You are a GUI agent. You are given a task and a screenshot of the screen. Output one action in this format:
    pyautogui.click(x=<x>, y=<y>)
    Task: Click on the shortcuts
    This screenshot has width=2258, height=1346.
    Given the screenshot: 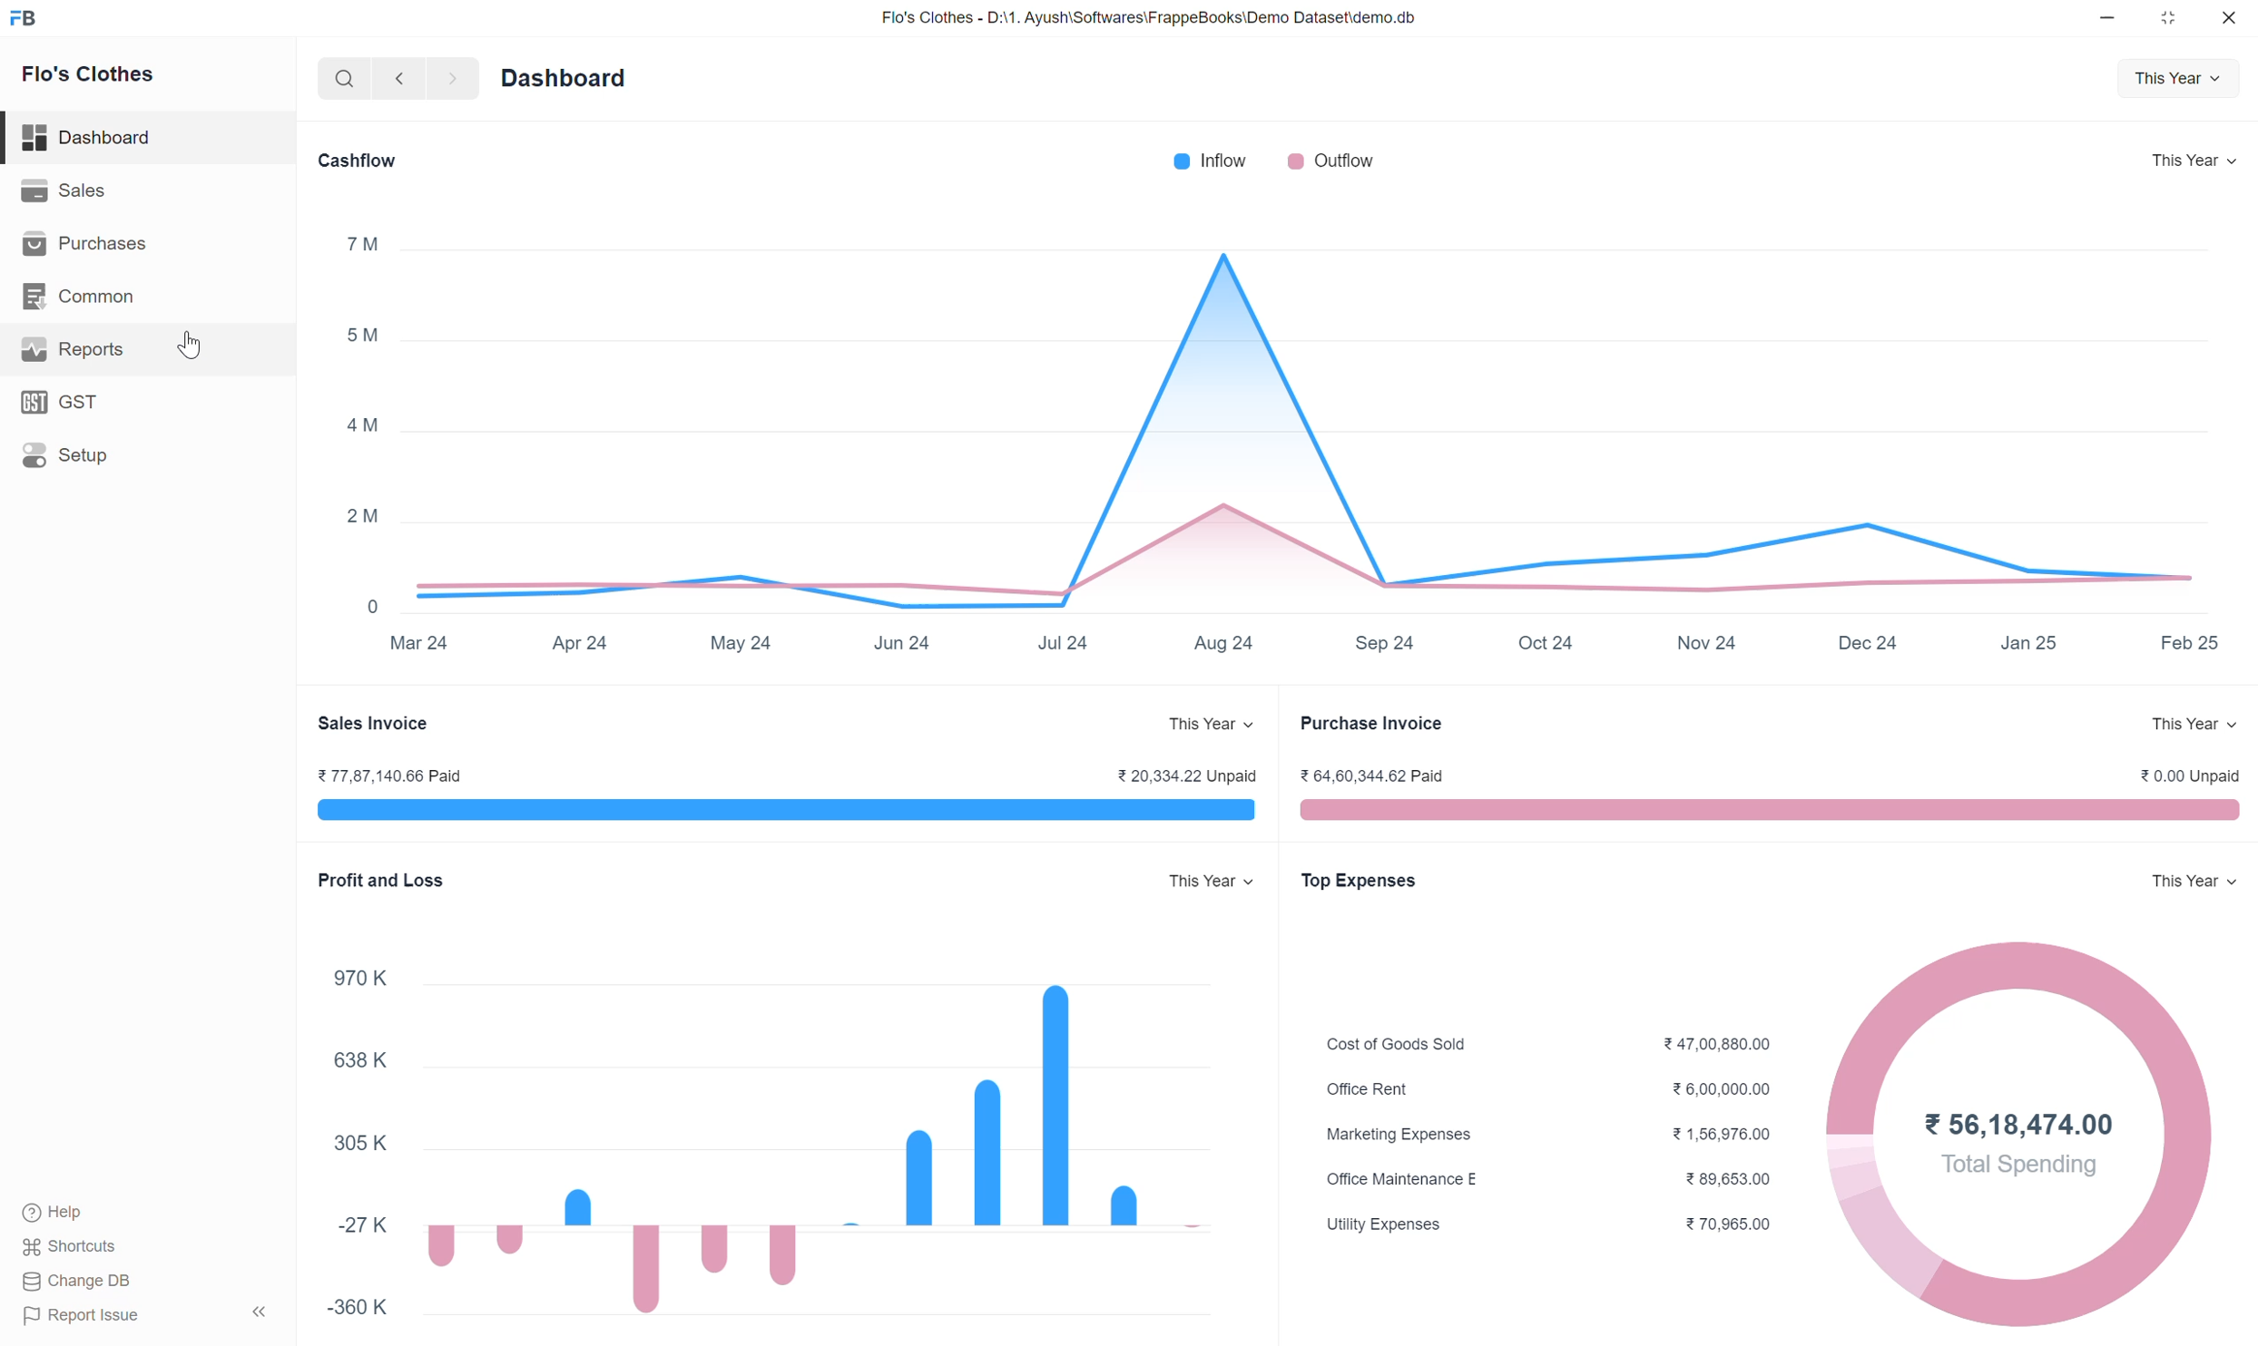 What is the action you would take?
    pyautogui.click(x=78, y=1245)
    